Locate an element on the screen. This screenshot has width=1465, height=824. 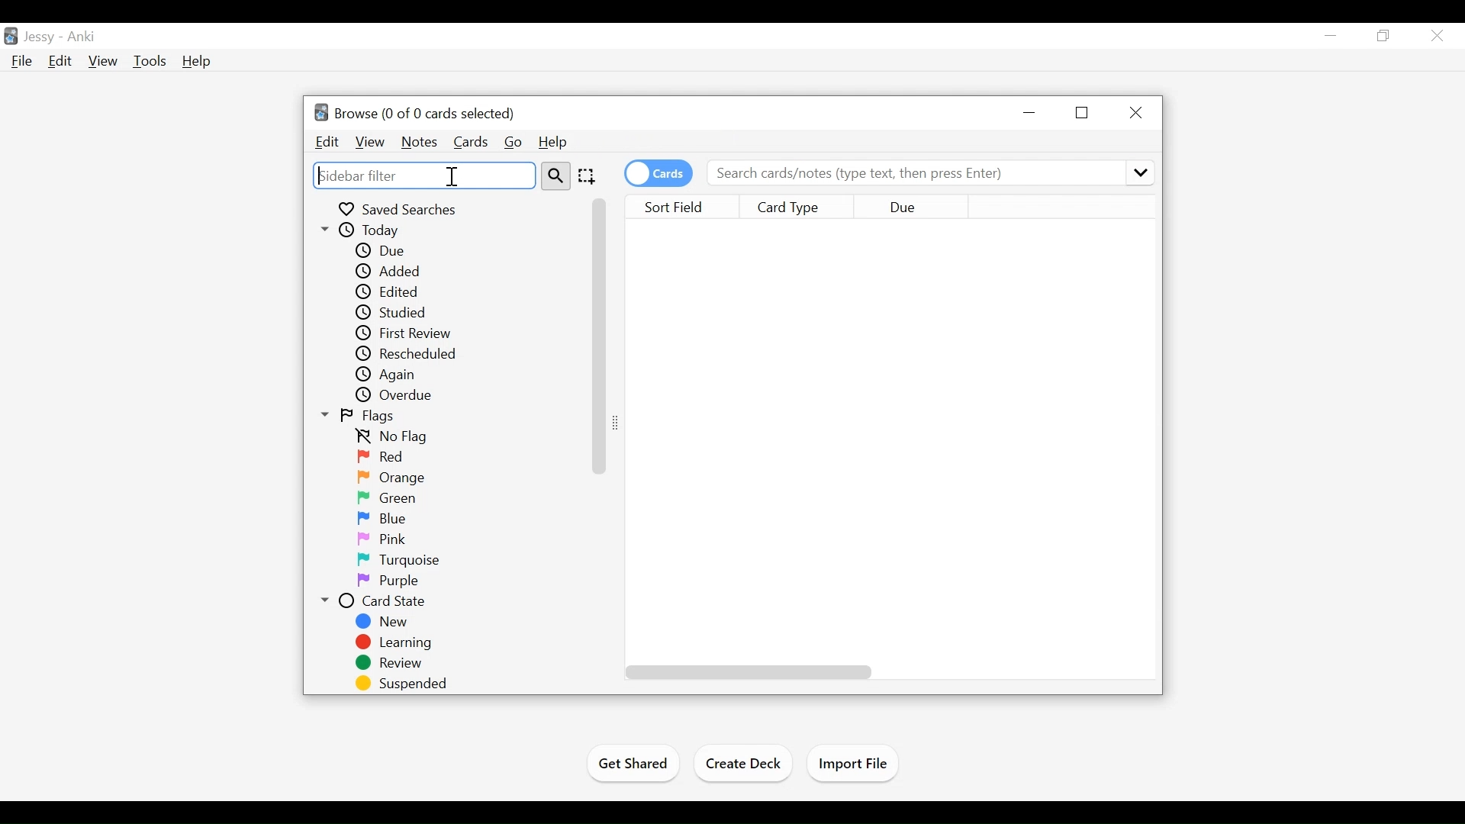
minimize is located at coordinates (1032, 112).